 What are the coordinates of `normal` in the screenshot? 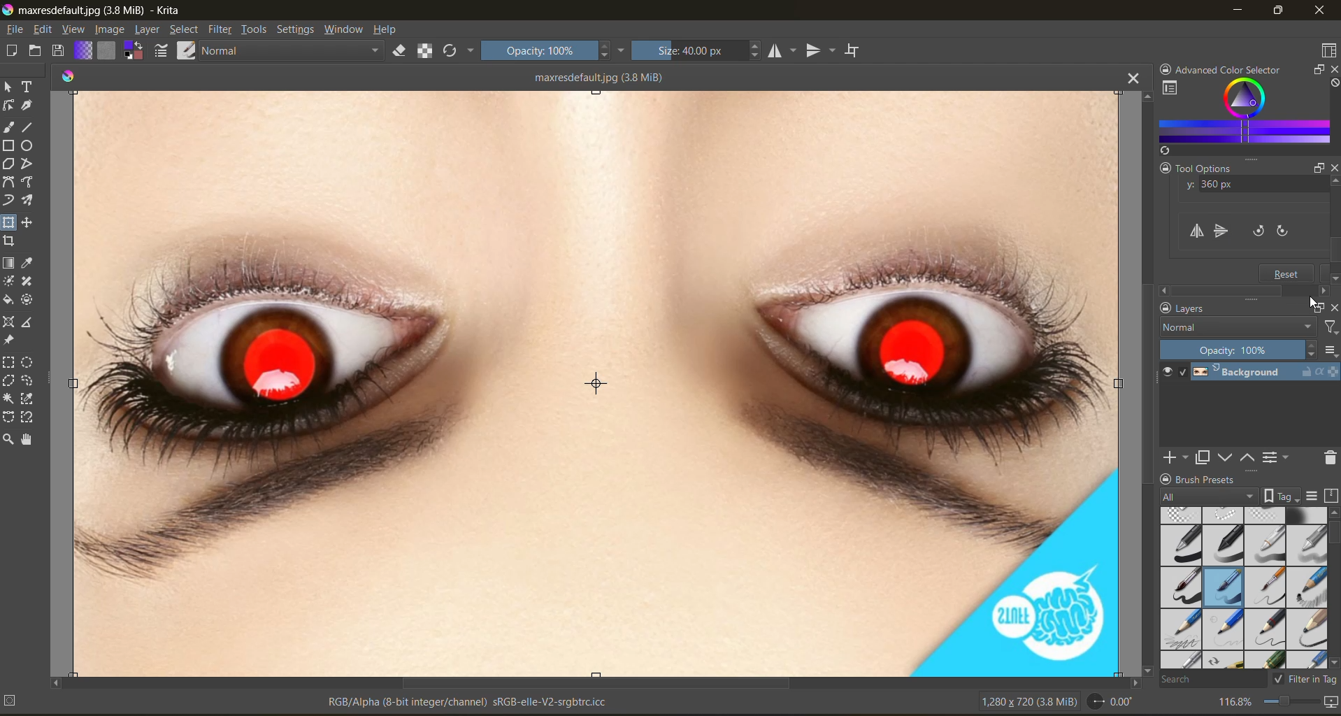 It's located at (294, 49).